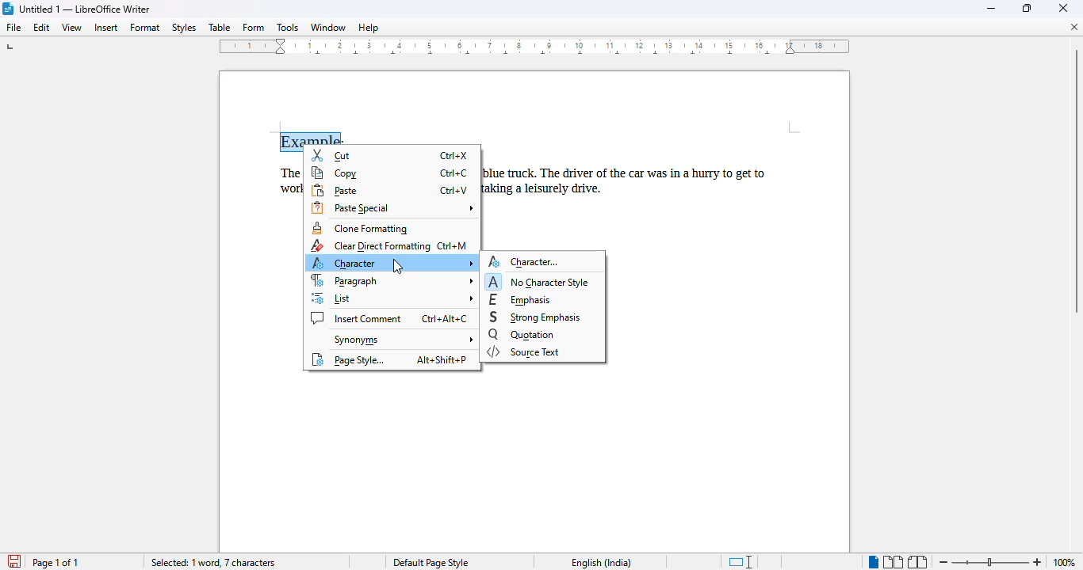 This screenshot has width=1083, height=570. What do you see at coordinates (536, 317) in the screenshot?
I see `strong emphasis` at bounding box center [536, 317].